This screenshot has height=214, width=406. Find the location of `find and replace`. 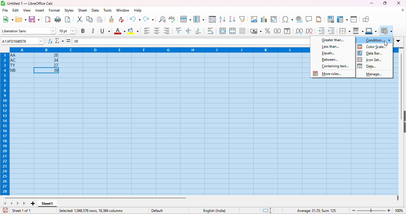

find and replace is located at coordinates (162, 19).